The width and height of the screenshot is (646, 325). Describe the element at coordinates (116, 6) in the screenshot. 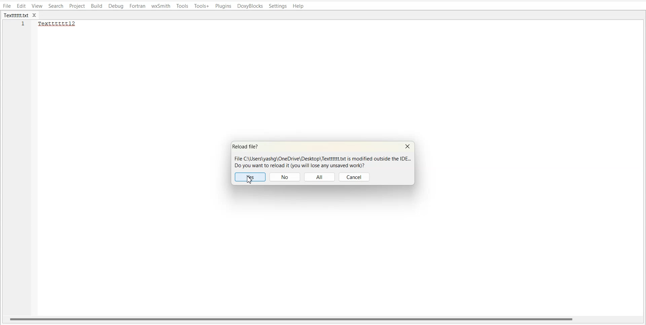

I see `Debug` at that location.